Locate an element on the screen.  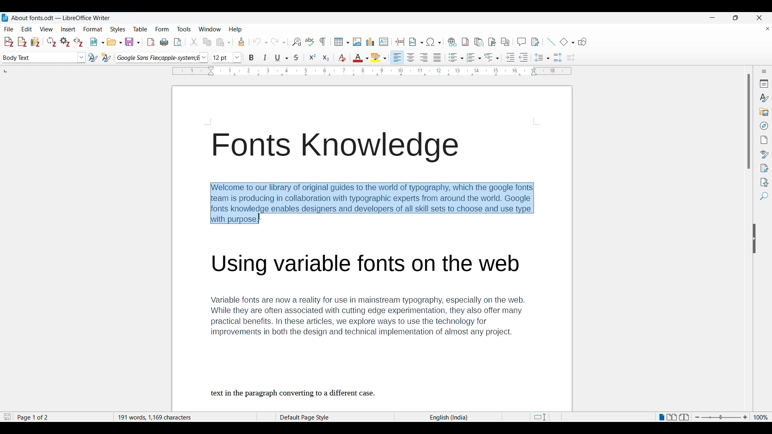
Justified alignment is located at coordinates (437, 57).